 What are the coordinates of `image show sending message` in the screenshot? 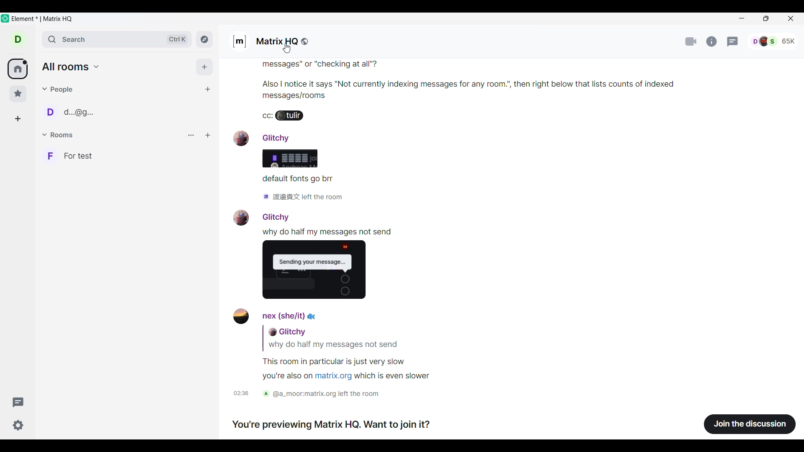 It's located at (318, 272).